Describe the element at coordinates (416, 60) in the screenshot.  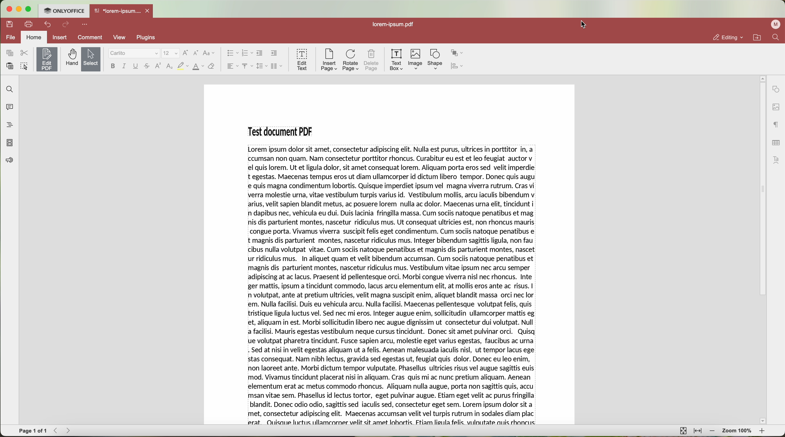
I see `image` at that location.